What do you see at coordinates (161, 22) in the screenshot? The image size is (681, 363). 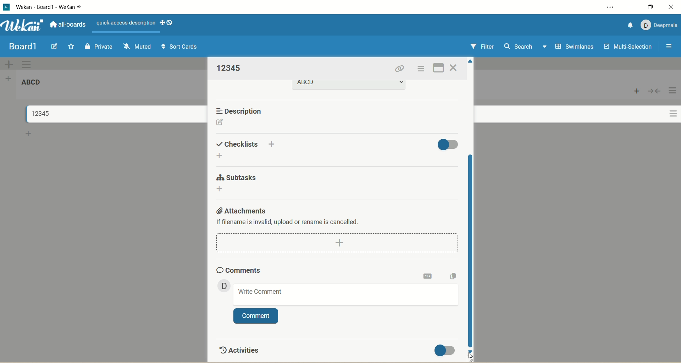 I see `show-desktop-drag-handles` at bounding box center [161, 22].